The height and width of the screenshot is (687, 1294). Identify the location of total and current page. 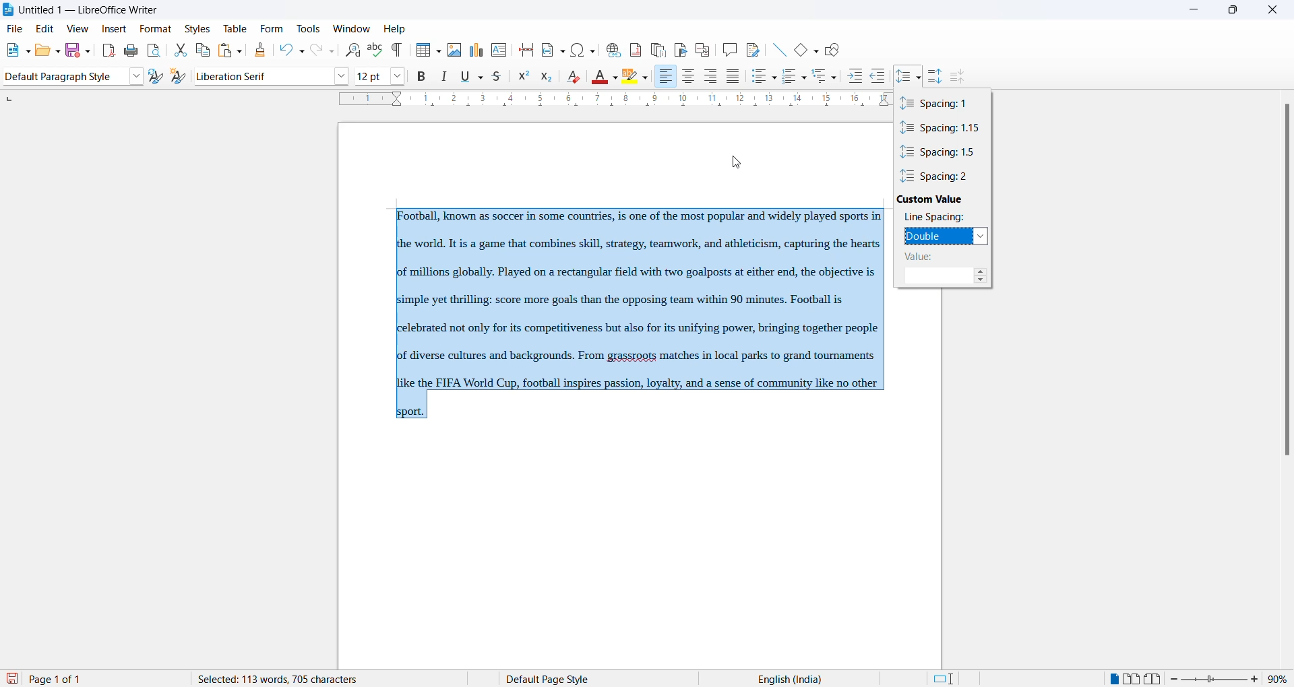
(106, 678).